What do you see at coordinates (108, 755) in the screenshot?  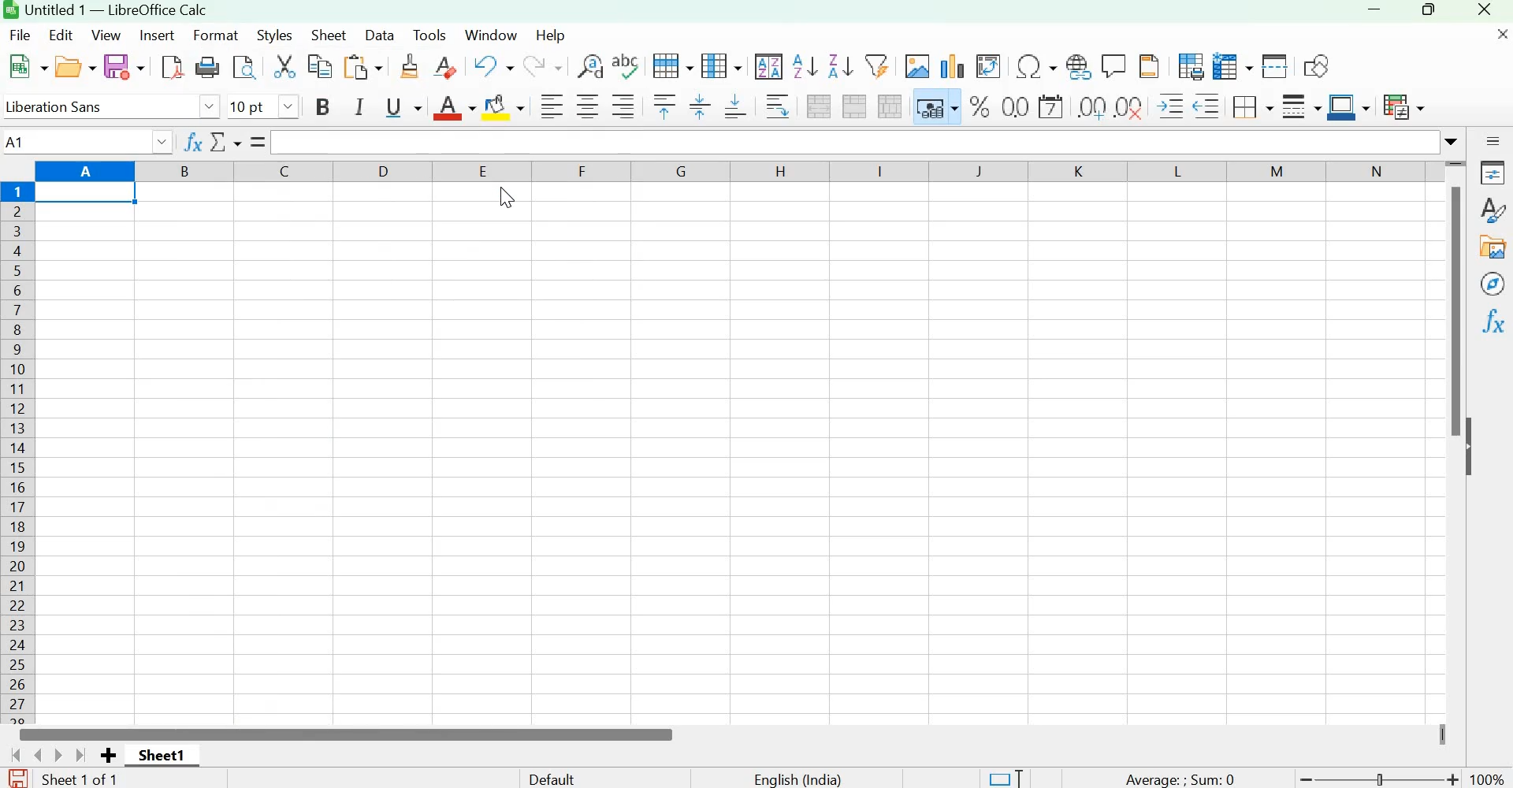 I see `Add new sheet` at bounding box center [108, 755].